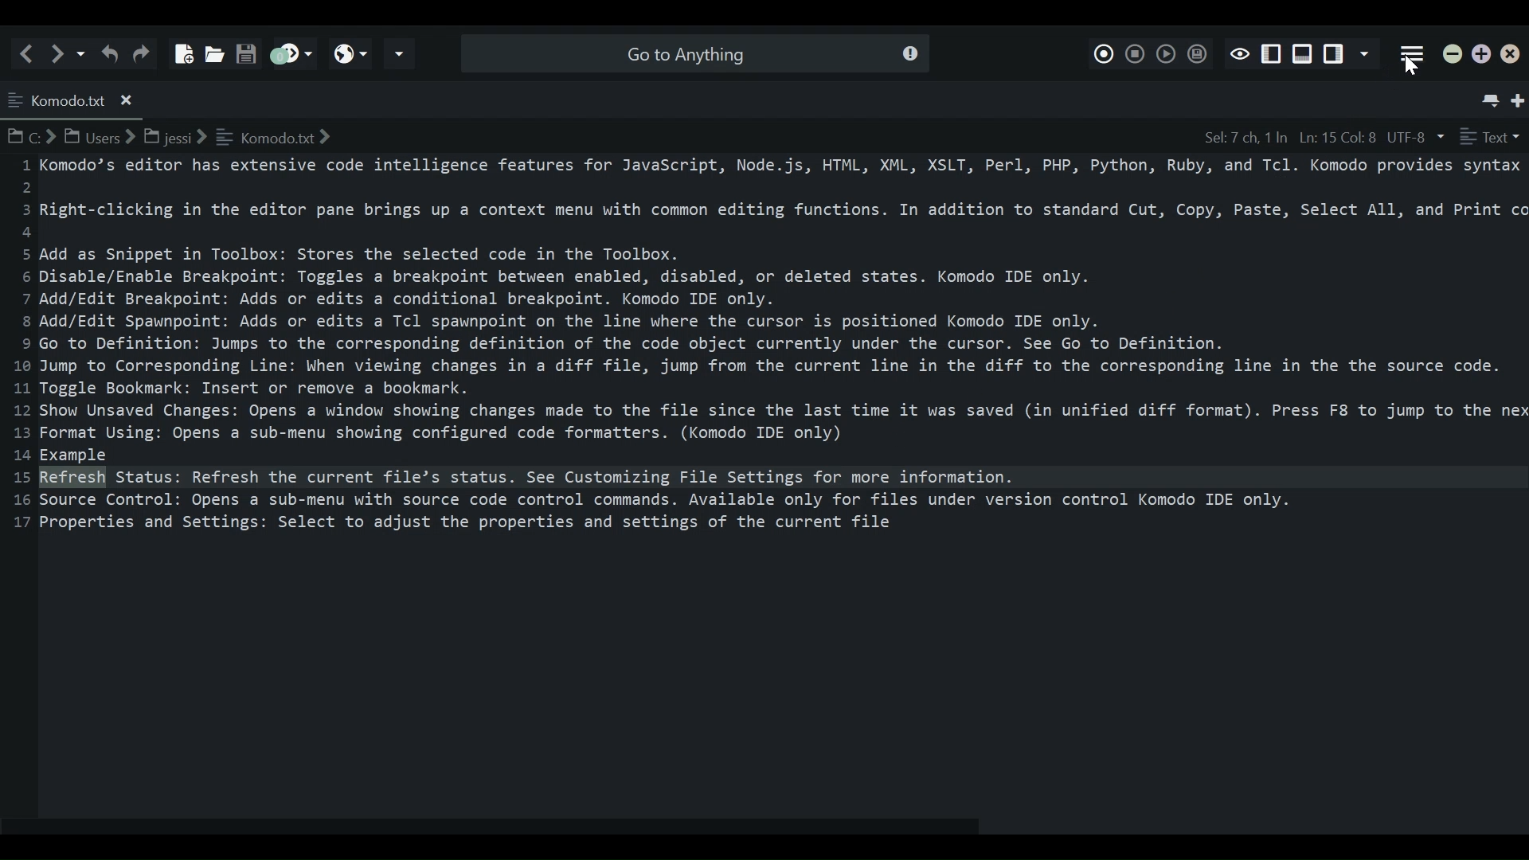 The width and height of the screenshot is (1529, 860). I want to click on Horizontal Scroll bar, so click(501, 827).